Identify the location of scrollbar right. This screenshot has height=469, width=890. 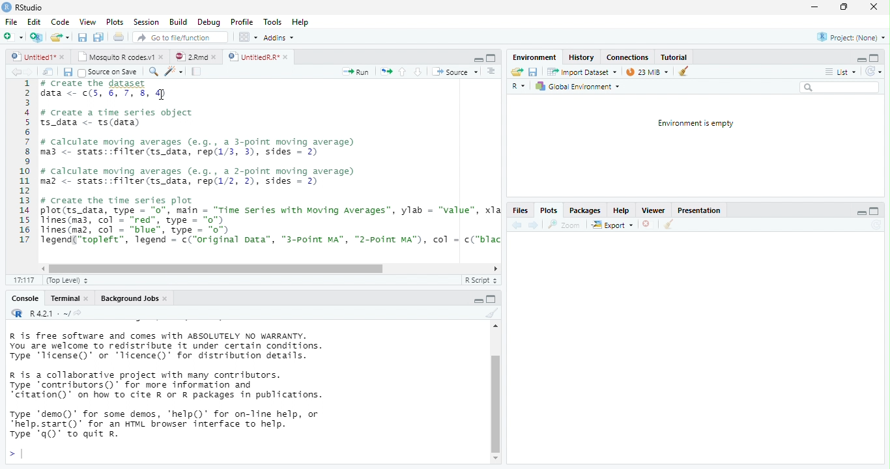
(494, 269).